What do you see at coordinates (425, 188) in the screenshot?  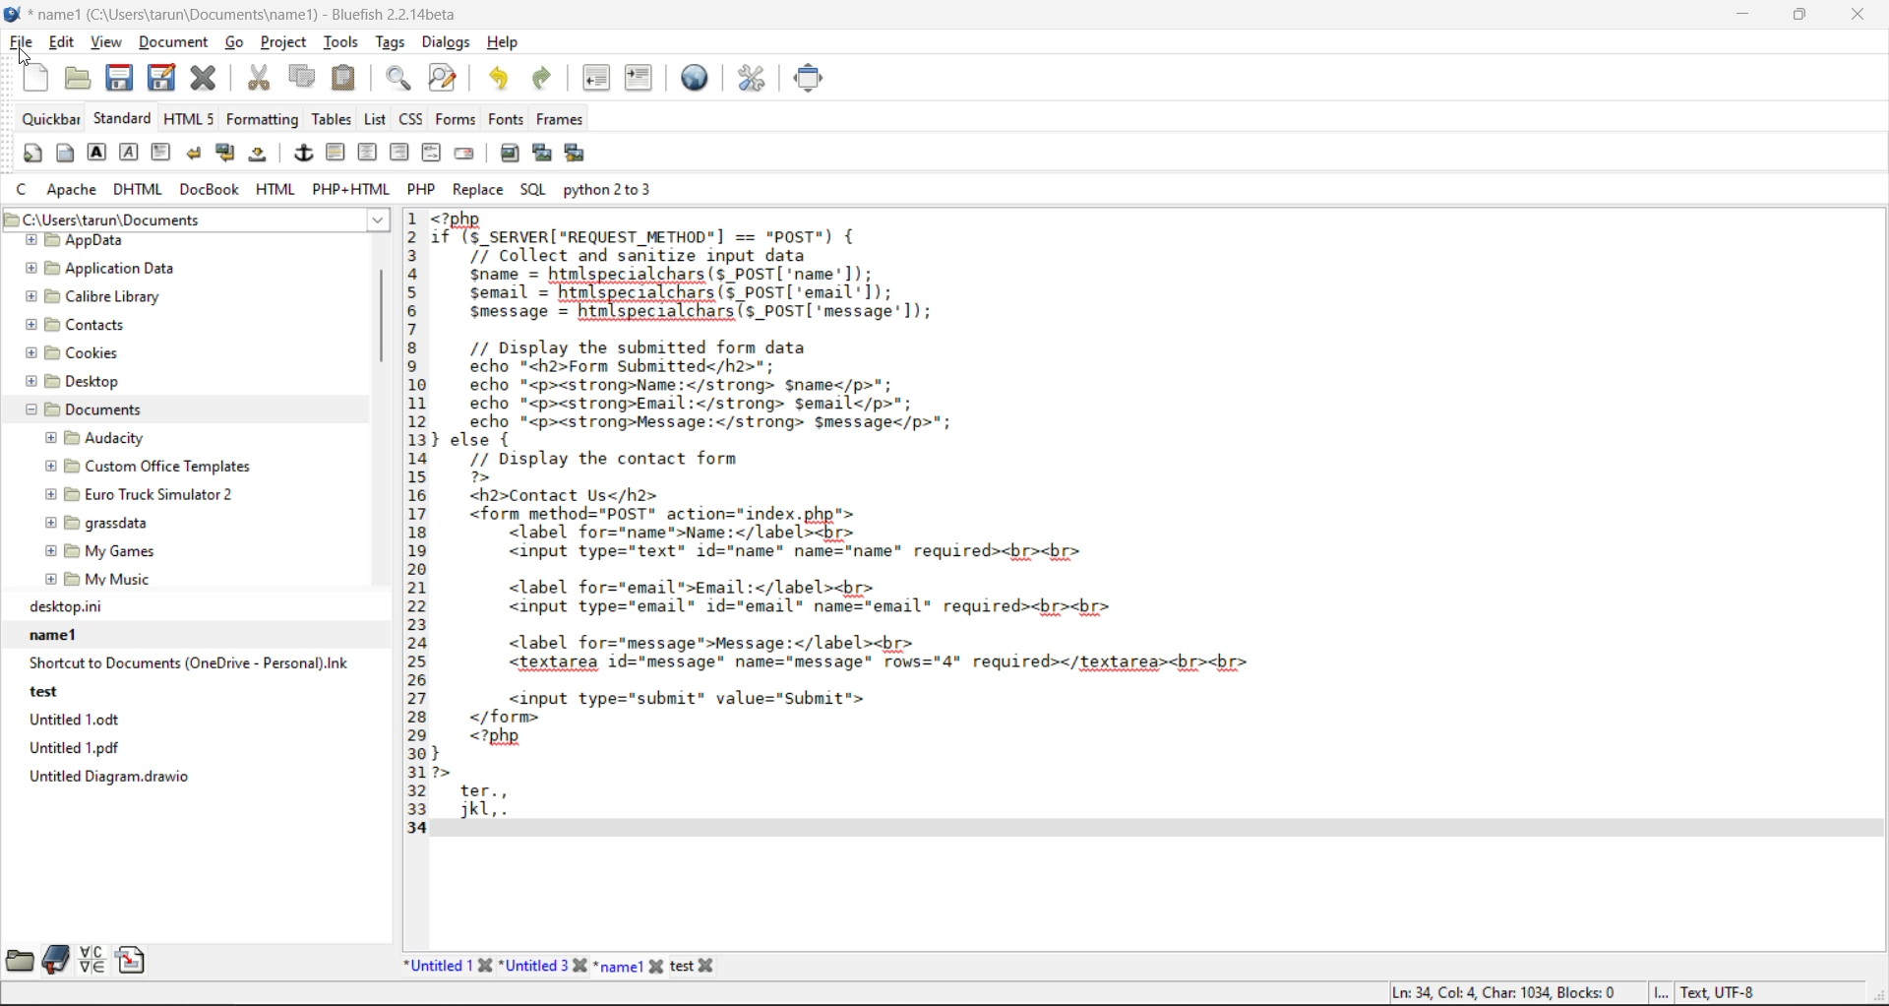 I see `php` at bounding box center [425, 188].